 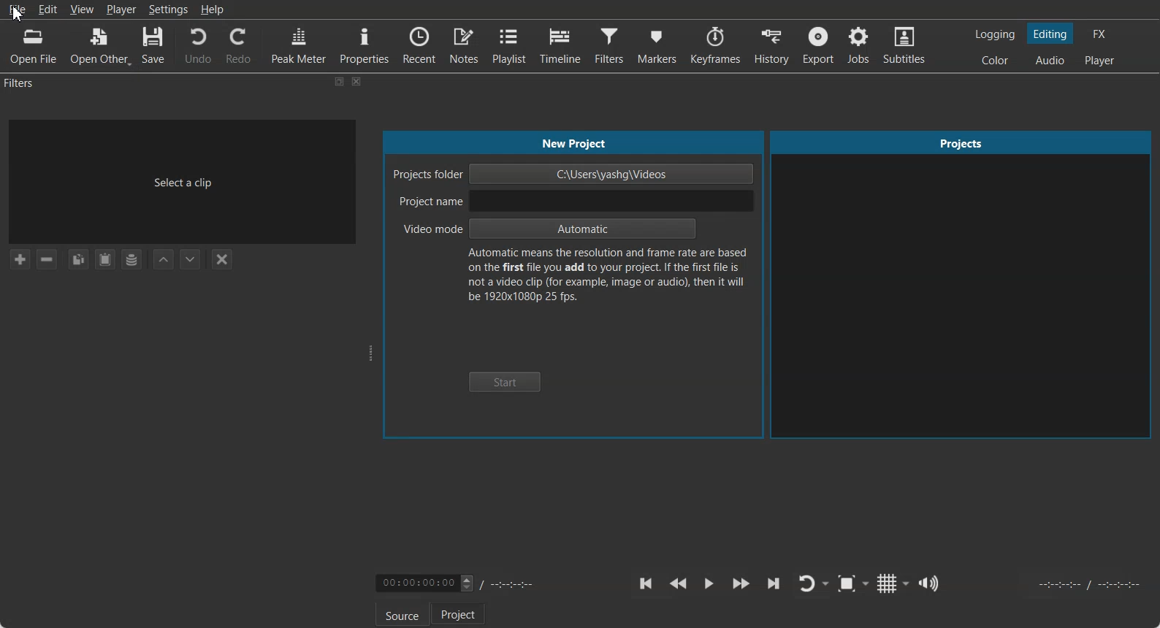 What do you see at coordinates (122, 9) in the screenshot?
I see `Player` at bounding box center [122, 9].